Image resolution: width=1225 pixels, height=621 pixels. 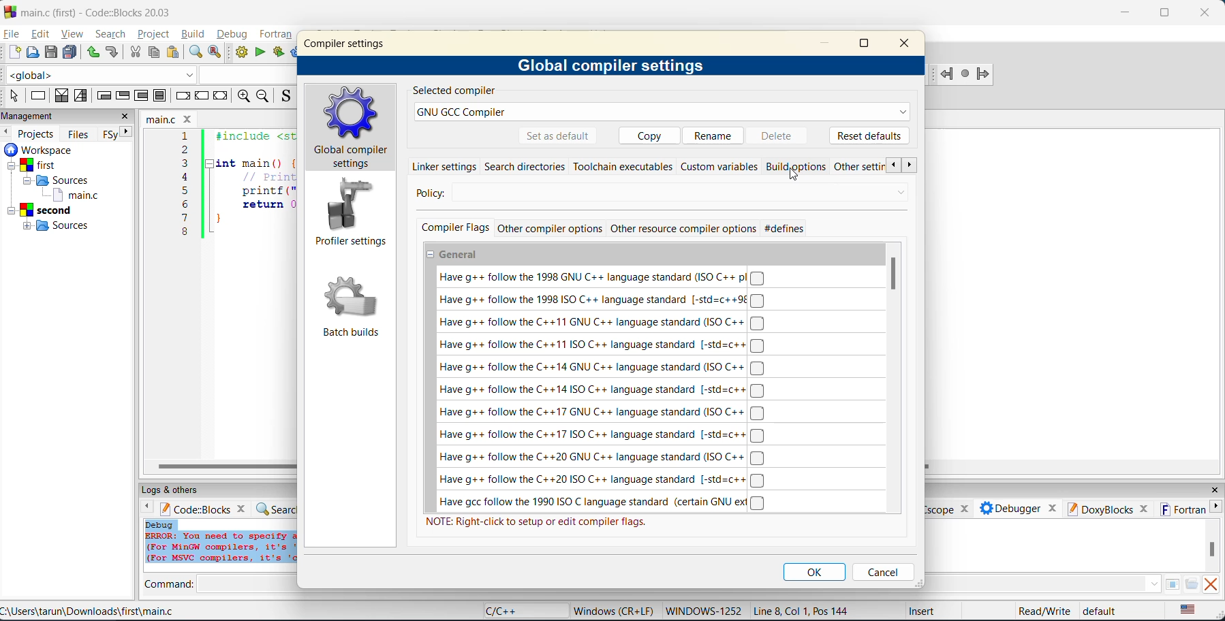 What do you see at coordinates (908, 44) in the screenshot?
I see `close` at bounding box center [908, 44].